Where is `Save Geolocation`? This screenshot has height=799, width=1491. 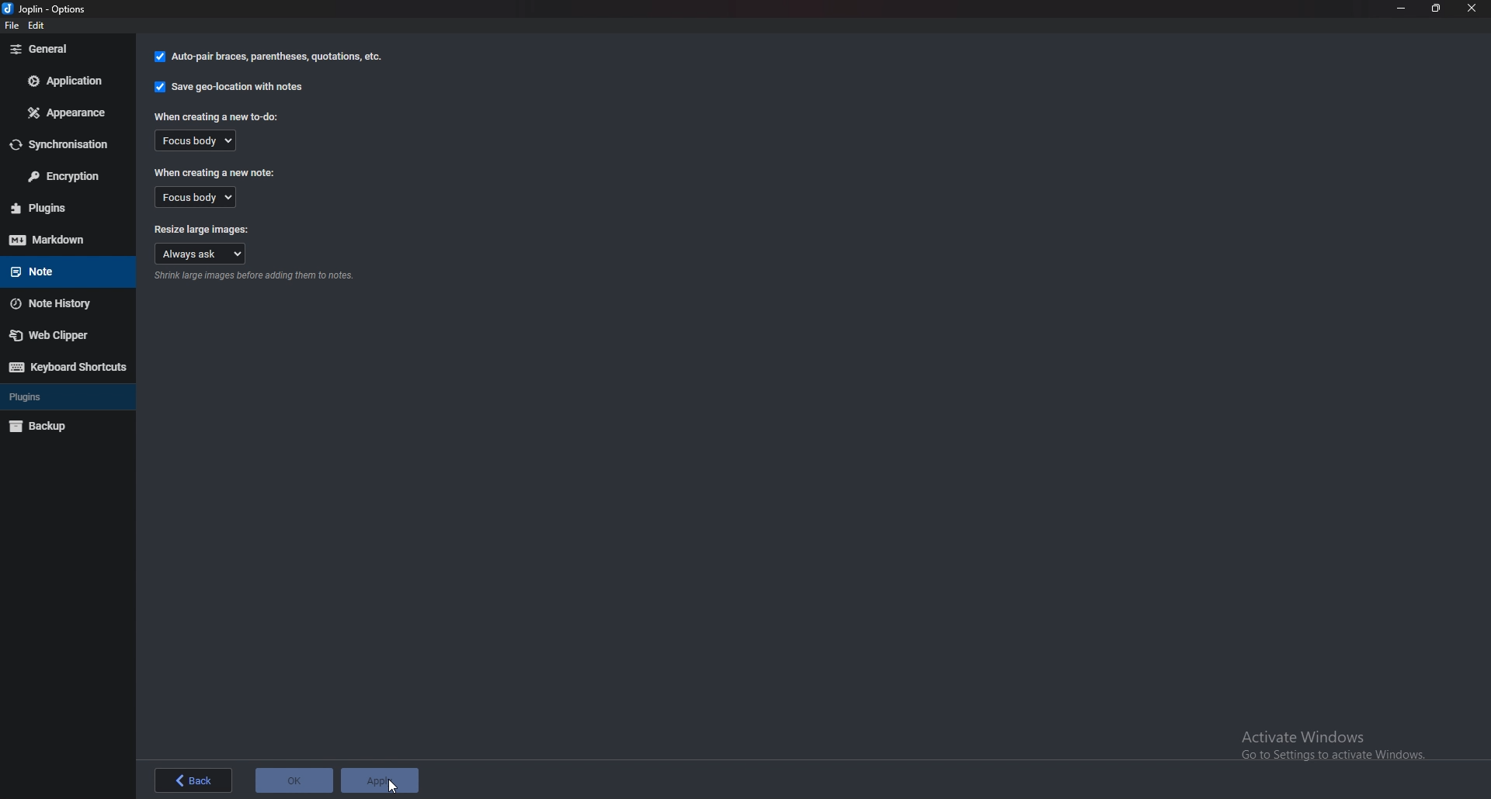
Save Geolocation is located at coordinates (232, 86).